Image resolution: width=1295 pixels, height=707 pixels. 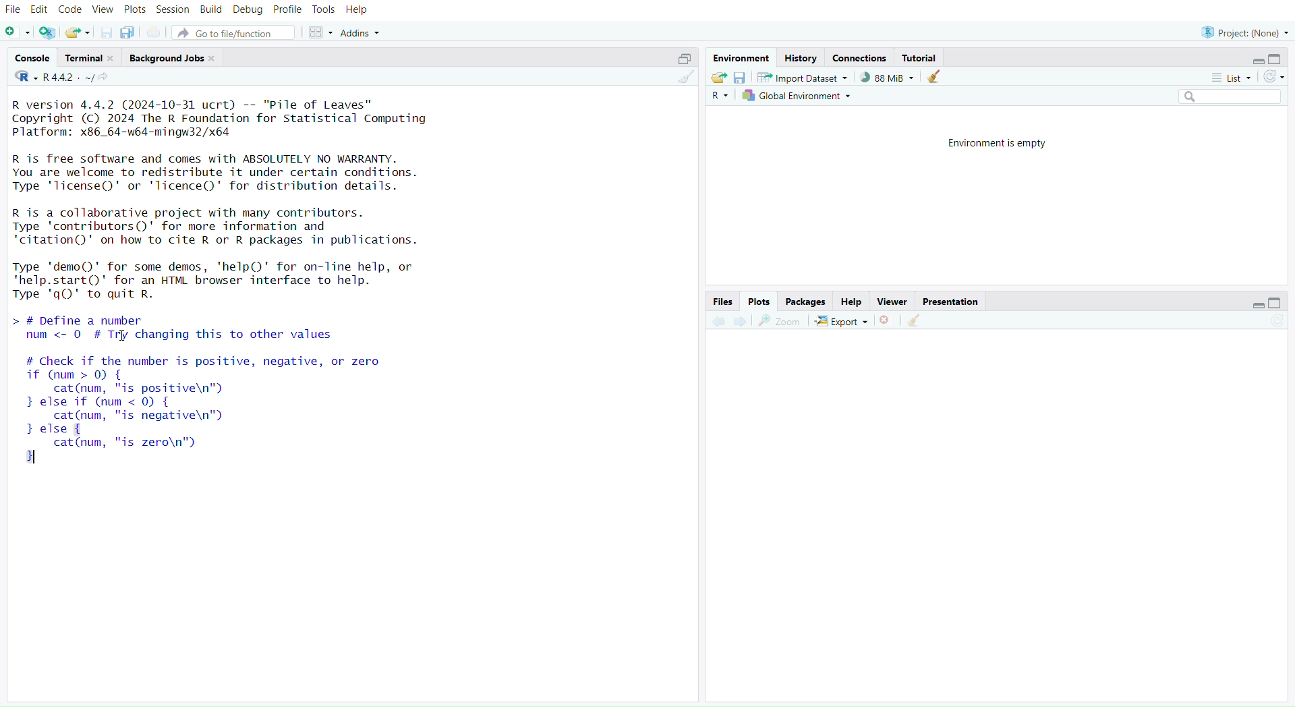 What do you see at coordinates (246, 200) in the screenshot?
I see `R version 4.4.2 (2024-10-31 ucrt) -- "Pile of Leaves"
Copyright (C) 2024 The R Foundation for Statistical Computing
Platform: x86_64-w64-mingw32/x64

R is free software and comes with ABSOLUTELY NO WARRANTY.
You are welcome to redistribute it under certain conditions.
Type 'license()' or 'licence()' for distribution details.

R is a collaborative project with many contributors.

Type 'contributors()' for more information and

"citation()' on how to cite R or R packages in publications.
Type 'demo()' for some demos, 'help()' for on-line help, or
'help.start()' for an HTML browser interface to help.

Type 'qQ)' to quit R.

>` at bounding box center [246, 200].